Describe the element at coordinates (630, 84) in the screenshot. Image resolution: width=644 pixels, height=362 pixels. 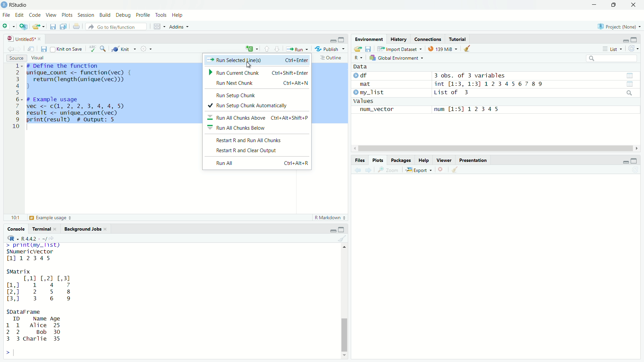
I see `view data` at that location.